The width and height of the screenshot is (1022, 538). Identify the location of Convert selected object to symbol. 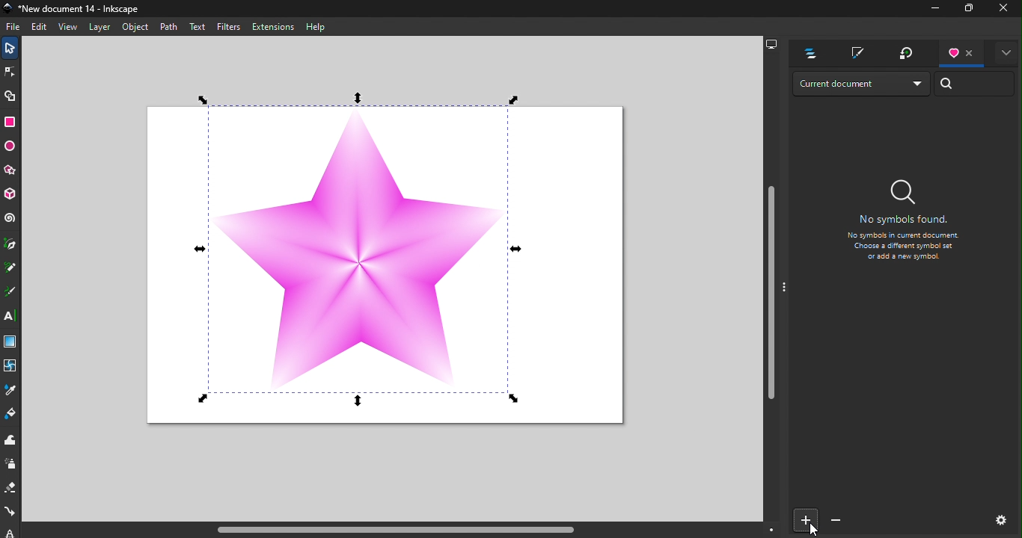
(804, 519).